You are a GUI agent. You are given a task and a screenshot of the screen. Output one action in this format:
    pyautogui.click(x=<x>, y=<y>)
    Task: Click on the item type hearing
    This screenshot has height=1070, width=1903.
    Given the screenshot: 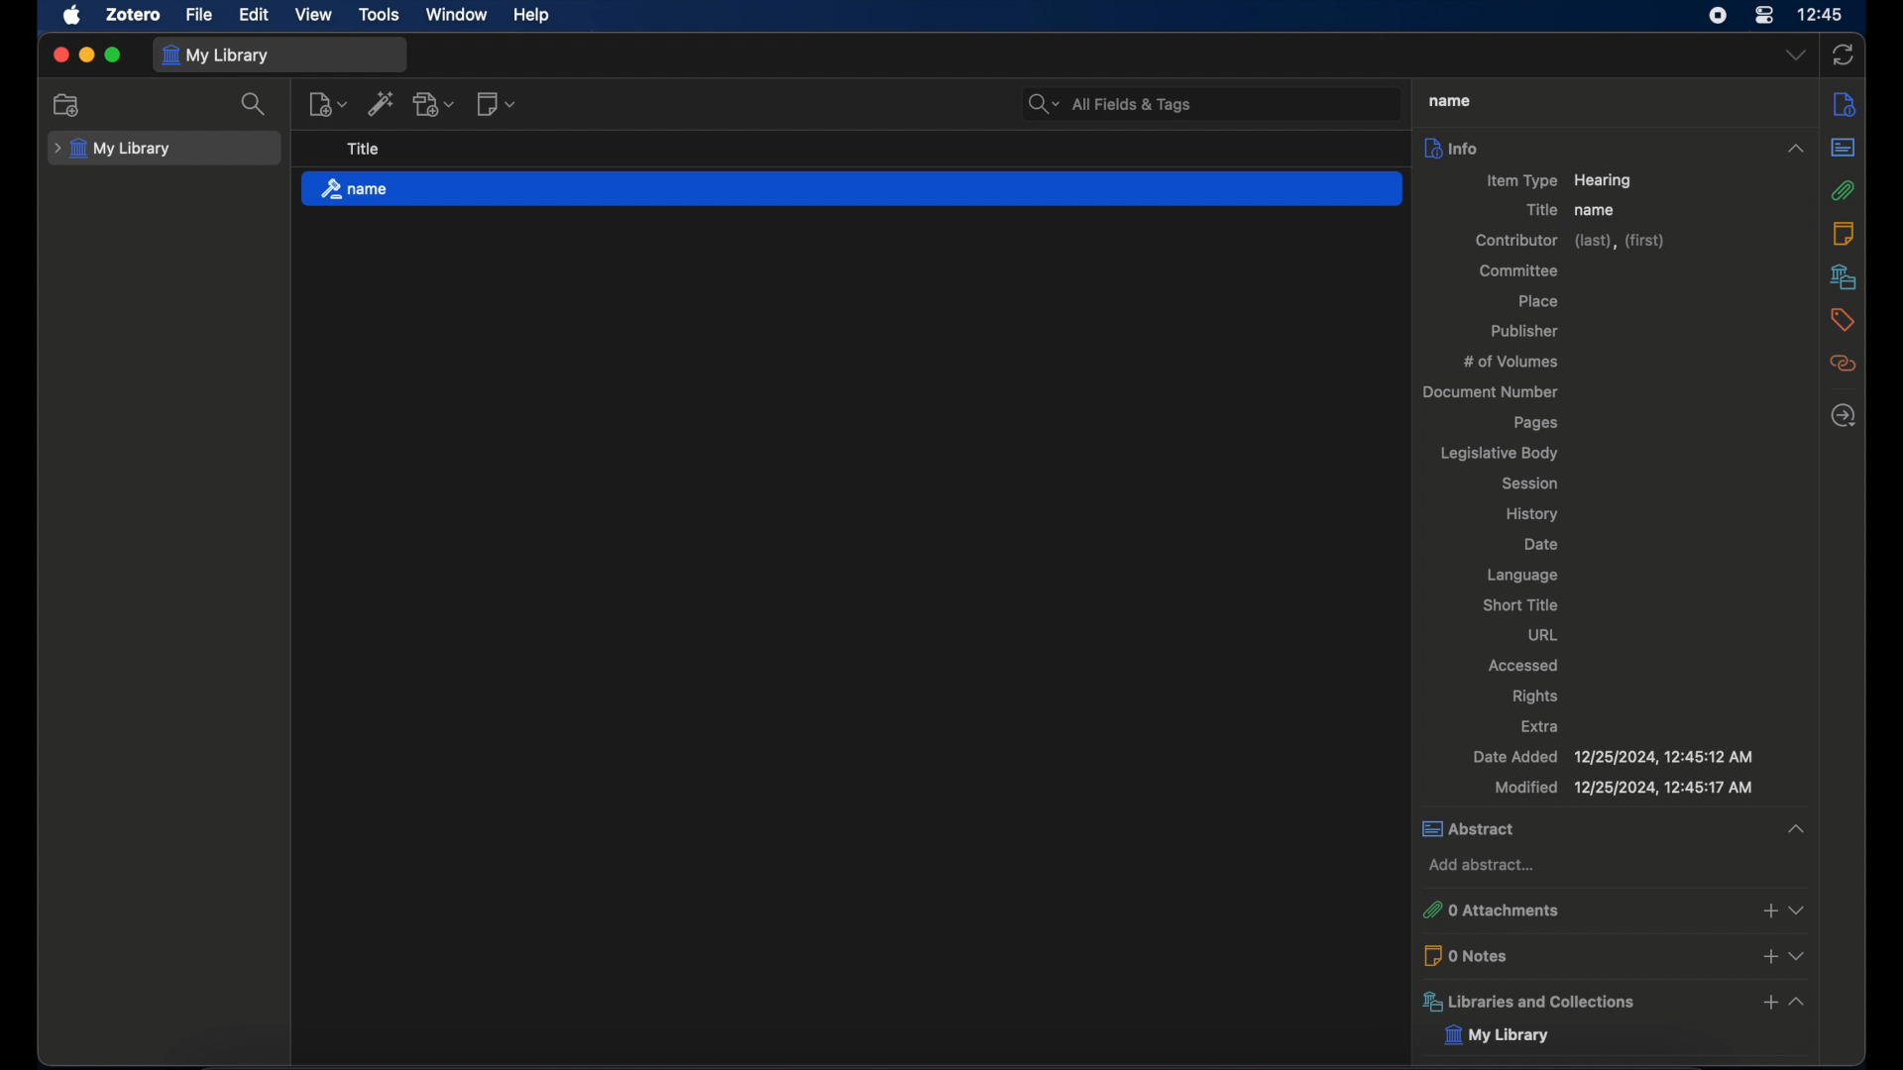 What is the action you would take?
    pyautogui.click(x=1558, y=181)
    